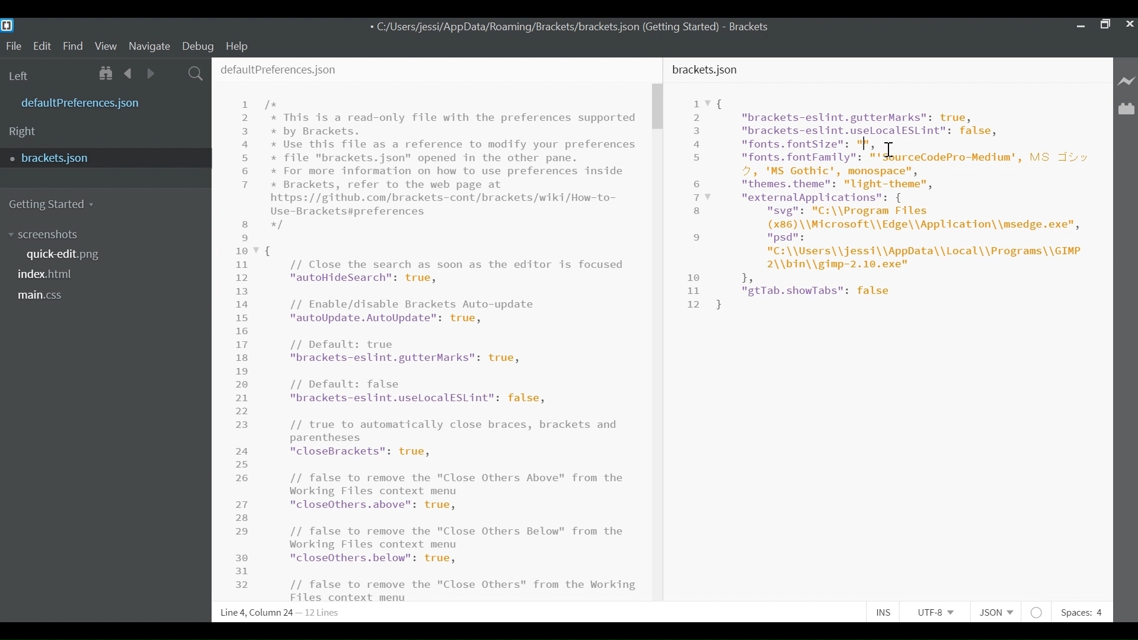 The width and height of the screenshot is (1138, 640). I want to click on bracket.json File, so click(103, 158).